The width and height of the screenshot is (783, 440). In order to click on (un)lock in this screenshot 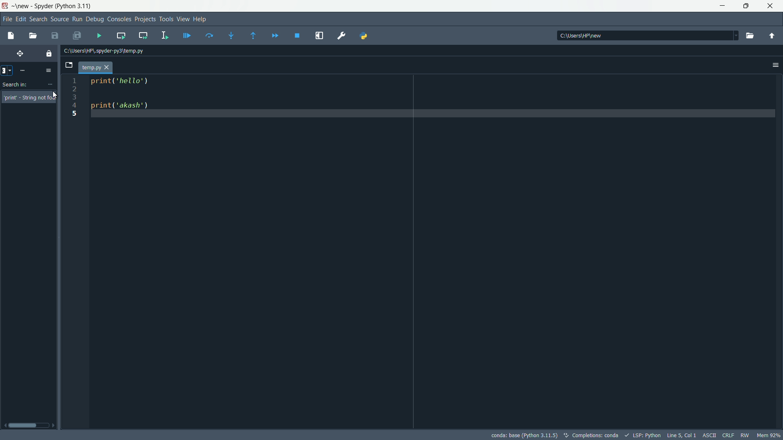, I will do `click(49, 54)`.